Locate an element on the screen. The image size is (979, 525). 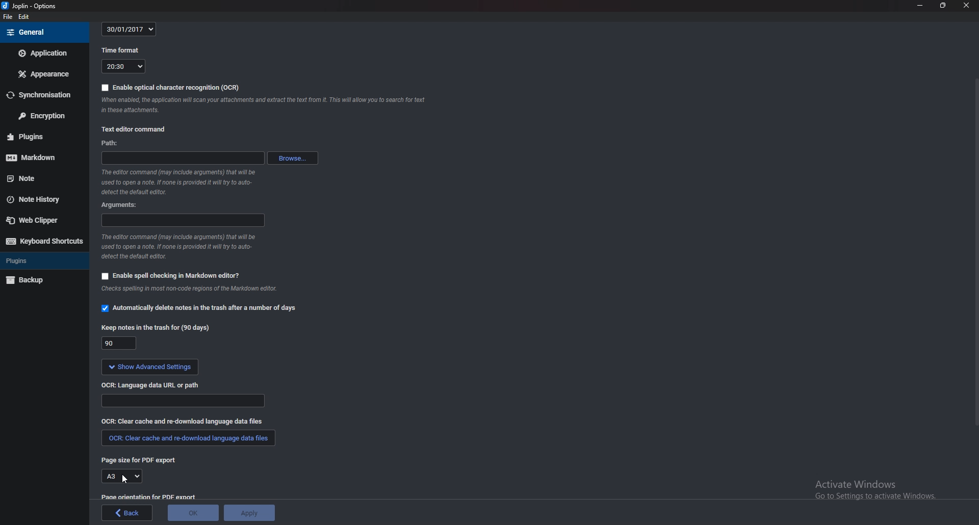
path is located at coordinates (111, 143).